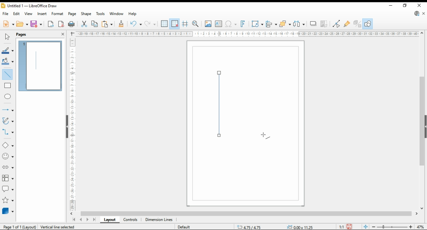  What do you see at coordinates (222, 104) in the screenshot?
I see `new shape` at bounding box center [222, 104].